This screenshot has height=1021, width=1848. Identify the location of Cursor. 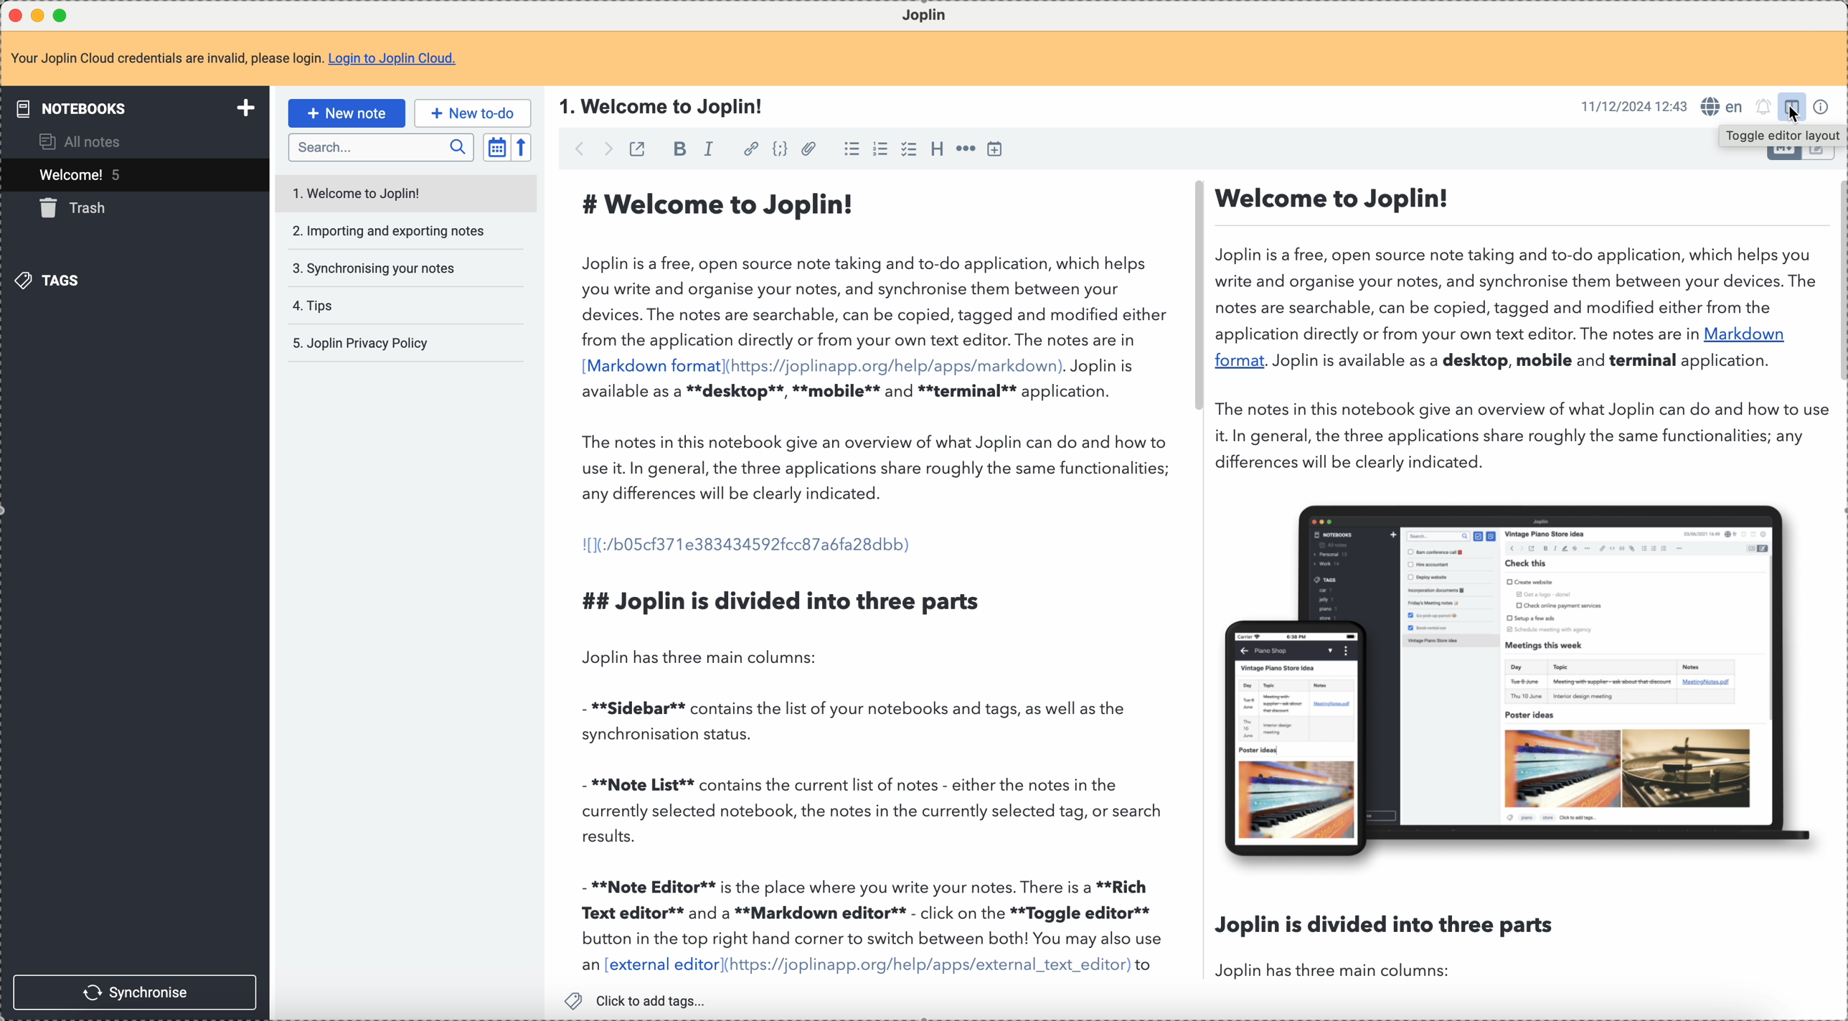
(1793, 114).